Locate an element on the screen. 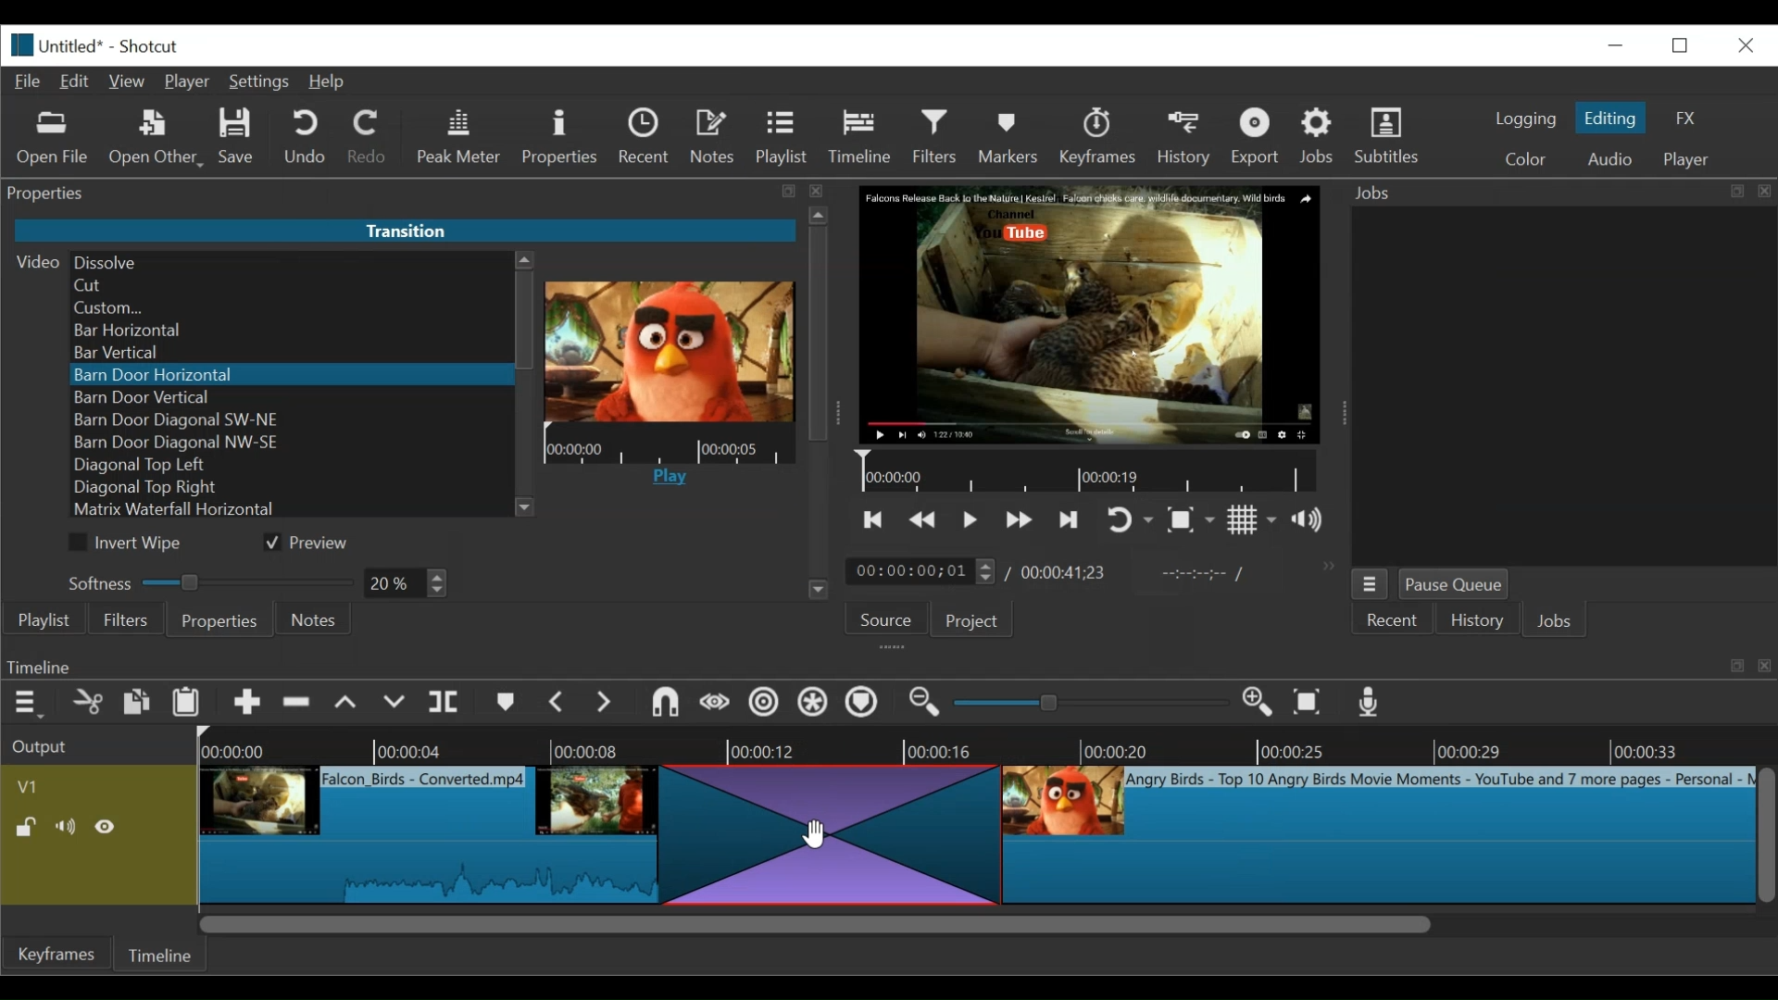  Shotcut logo is located at coordinates (18, 45).